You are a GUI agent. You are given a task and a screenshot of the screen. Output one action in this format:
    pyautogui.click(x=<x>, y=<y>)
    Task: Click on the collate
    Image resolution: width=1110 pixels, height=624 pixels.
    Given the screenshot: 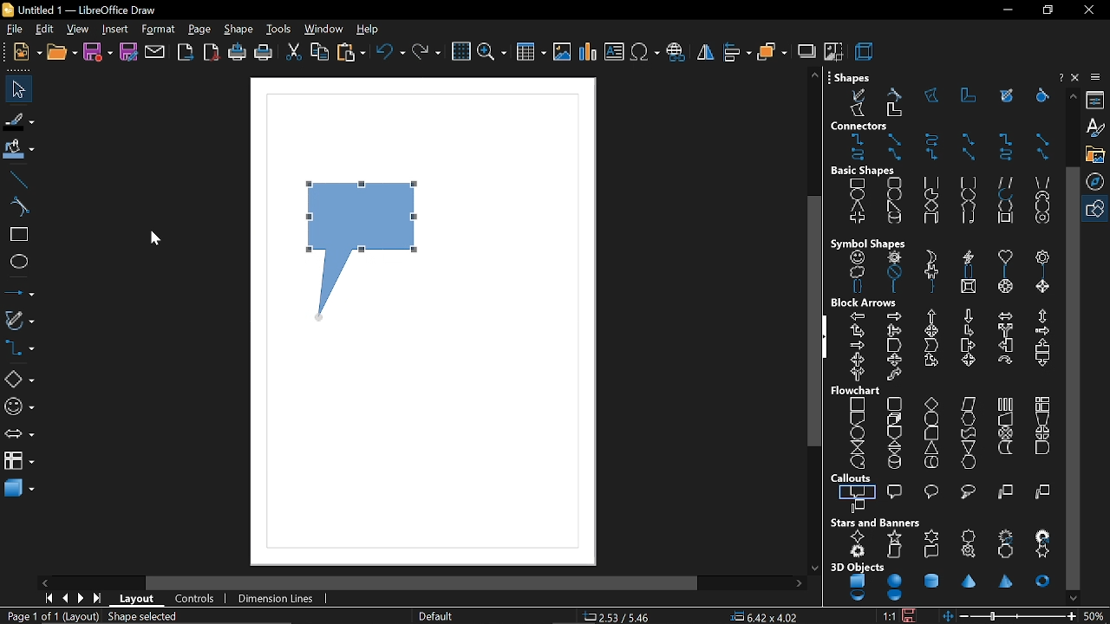 What is the action you would take?
    pyautogui.click(x=855, y=447)
    